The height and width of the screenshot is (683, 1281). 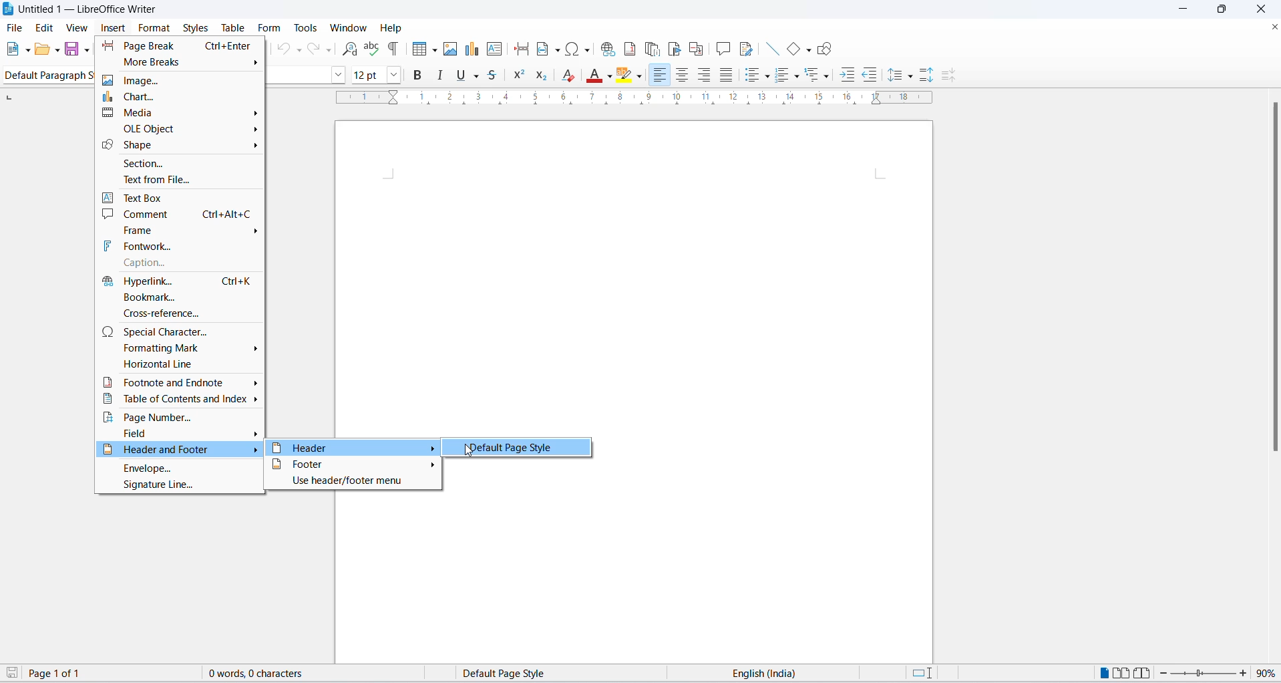 I want to click on underline, so click(x=460, y=77).